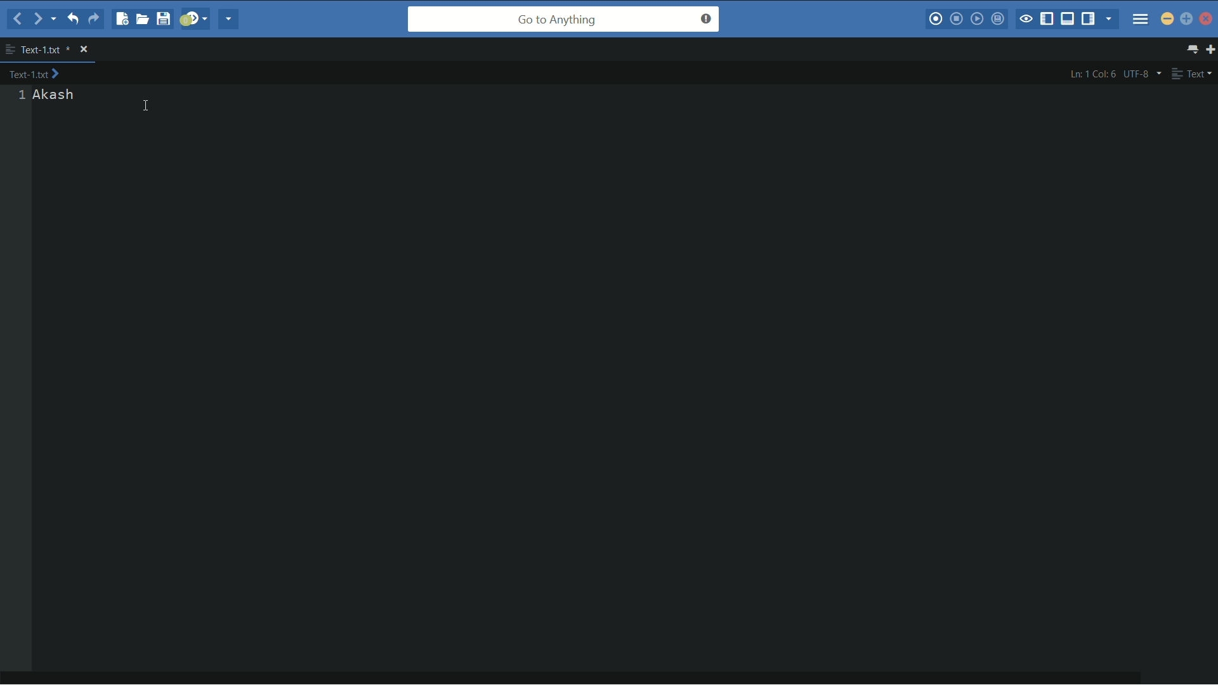  What do you see at coordinates (1144, 74) in the screenshot?
I see `line encoding` at bounding box center [1144, 74].